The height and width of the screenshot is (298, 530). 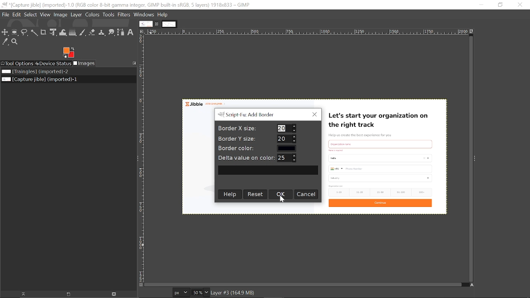 What do you see at coordinates (208, 104) in the screenshot?
I see `Jibble` at bounding box center [208, 104].